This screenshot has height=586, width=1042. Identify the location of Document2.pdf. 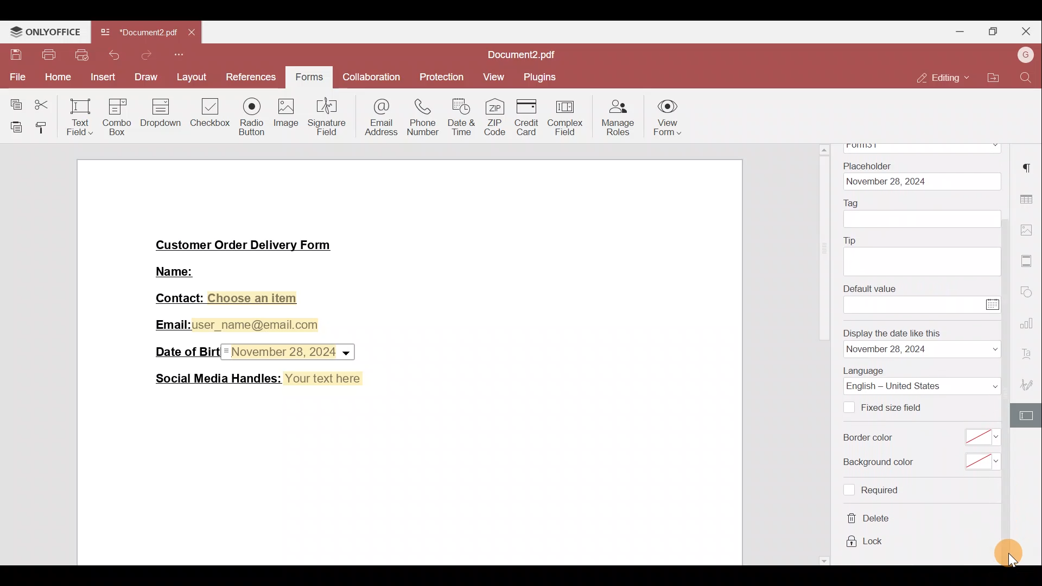
(515, 55).